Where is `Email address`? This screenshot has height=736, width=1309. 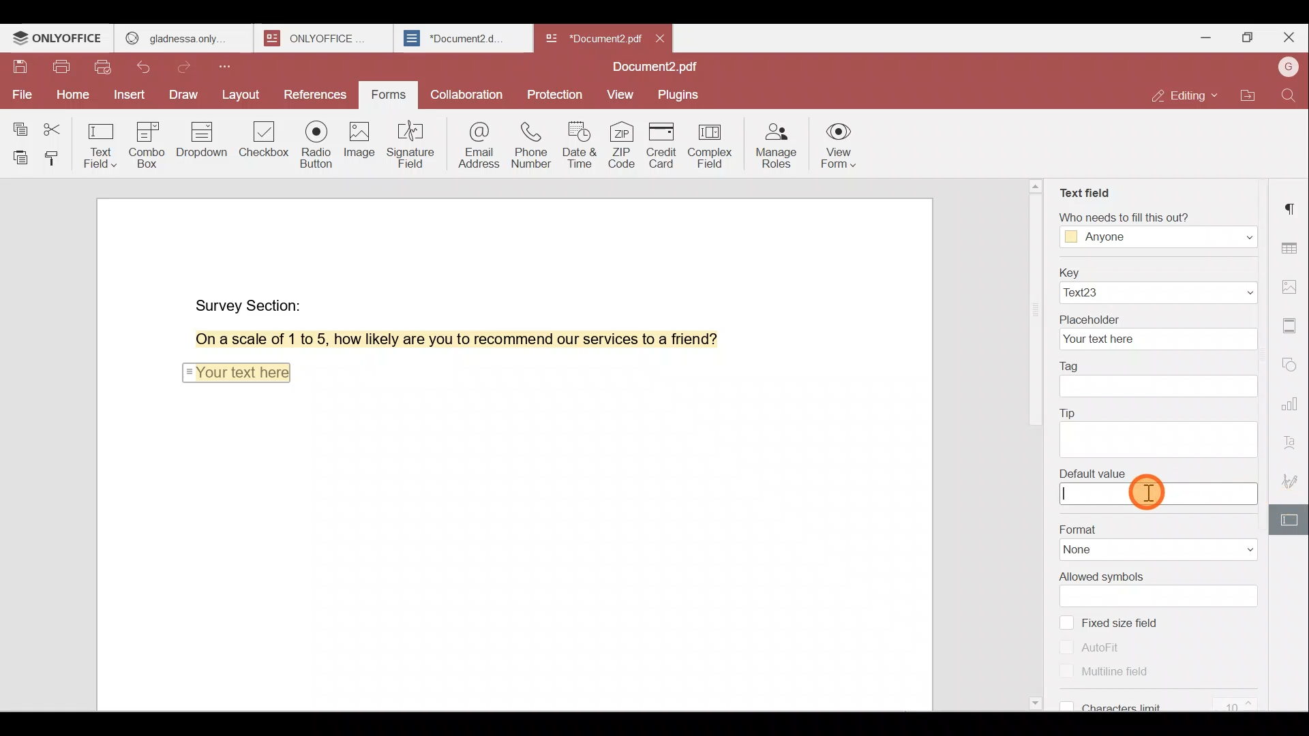 Email address is located at coordinates (473, 142).